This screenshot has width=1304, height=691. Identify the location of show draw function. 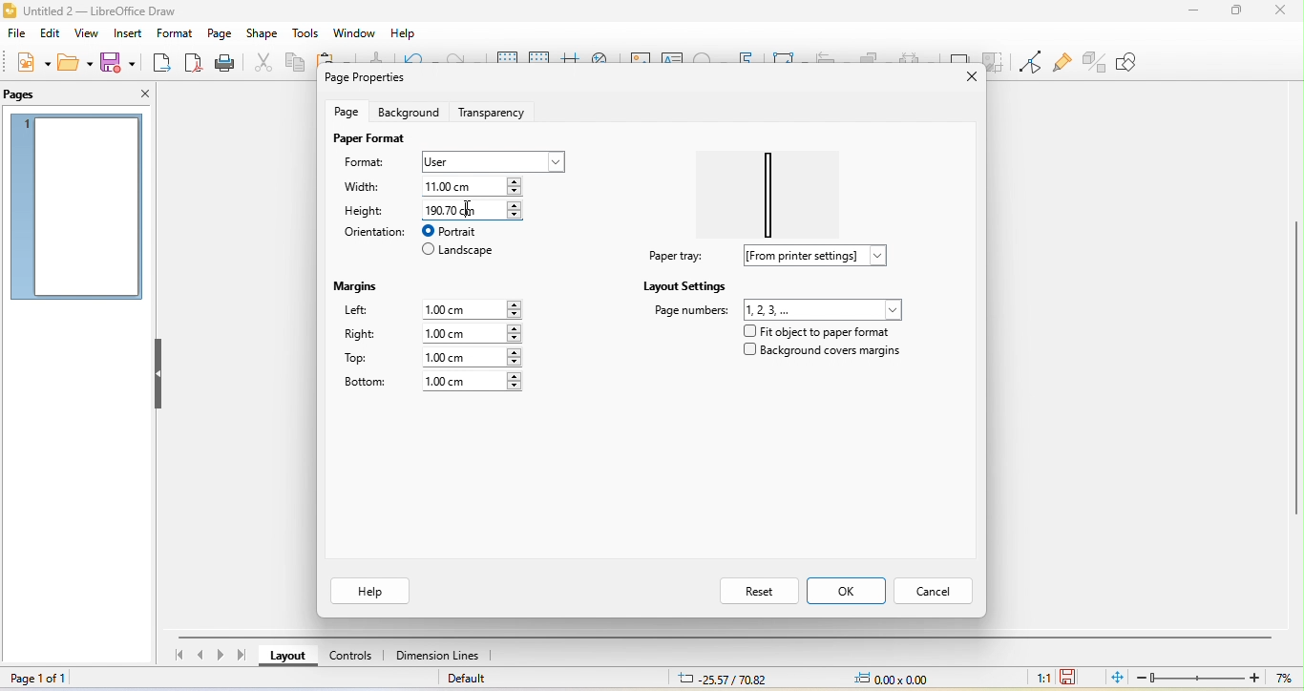
(1141, 62).